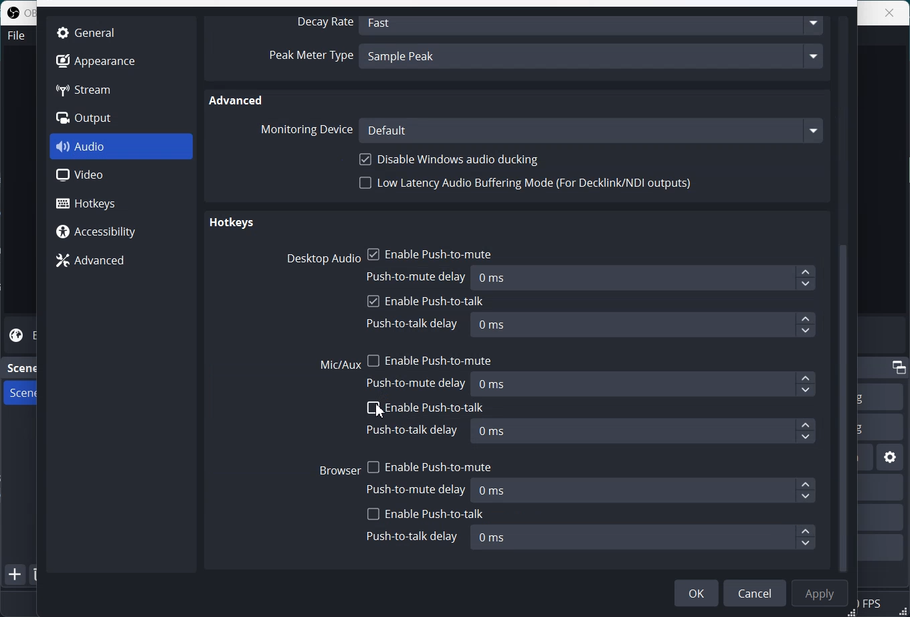 This screenshot has height=617, width=910. What do you see at coordinates (120, 230) in the screenshot?
I see `Accessibility` at bounding box center [120, 230].